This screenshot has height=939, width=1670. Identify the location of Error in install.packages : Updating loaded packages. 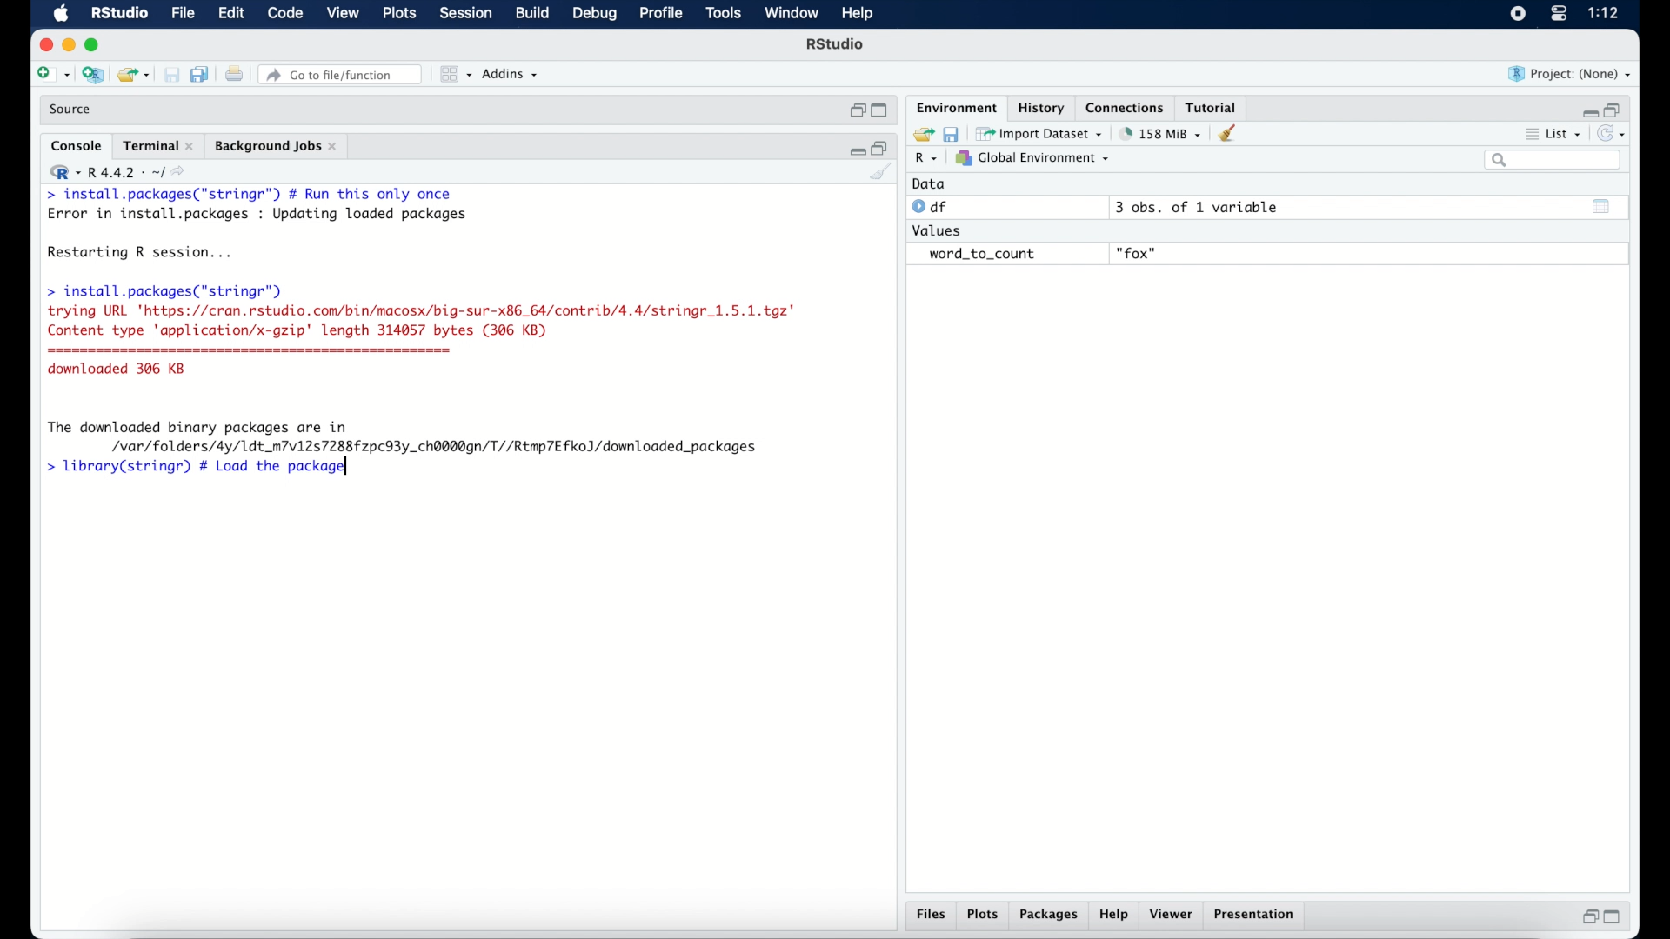
(257, 214).